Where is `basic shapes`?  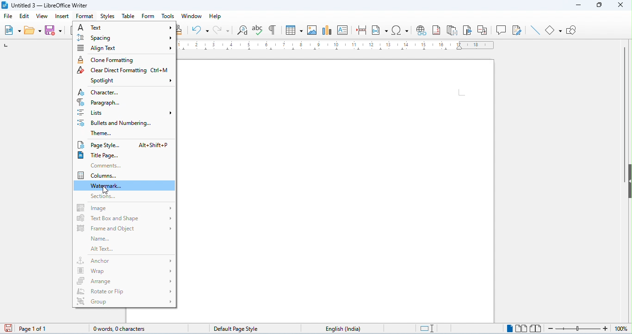
basic shapes is located at coordinates (554, 31).